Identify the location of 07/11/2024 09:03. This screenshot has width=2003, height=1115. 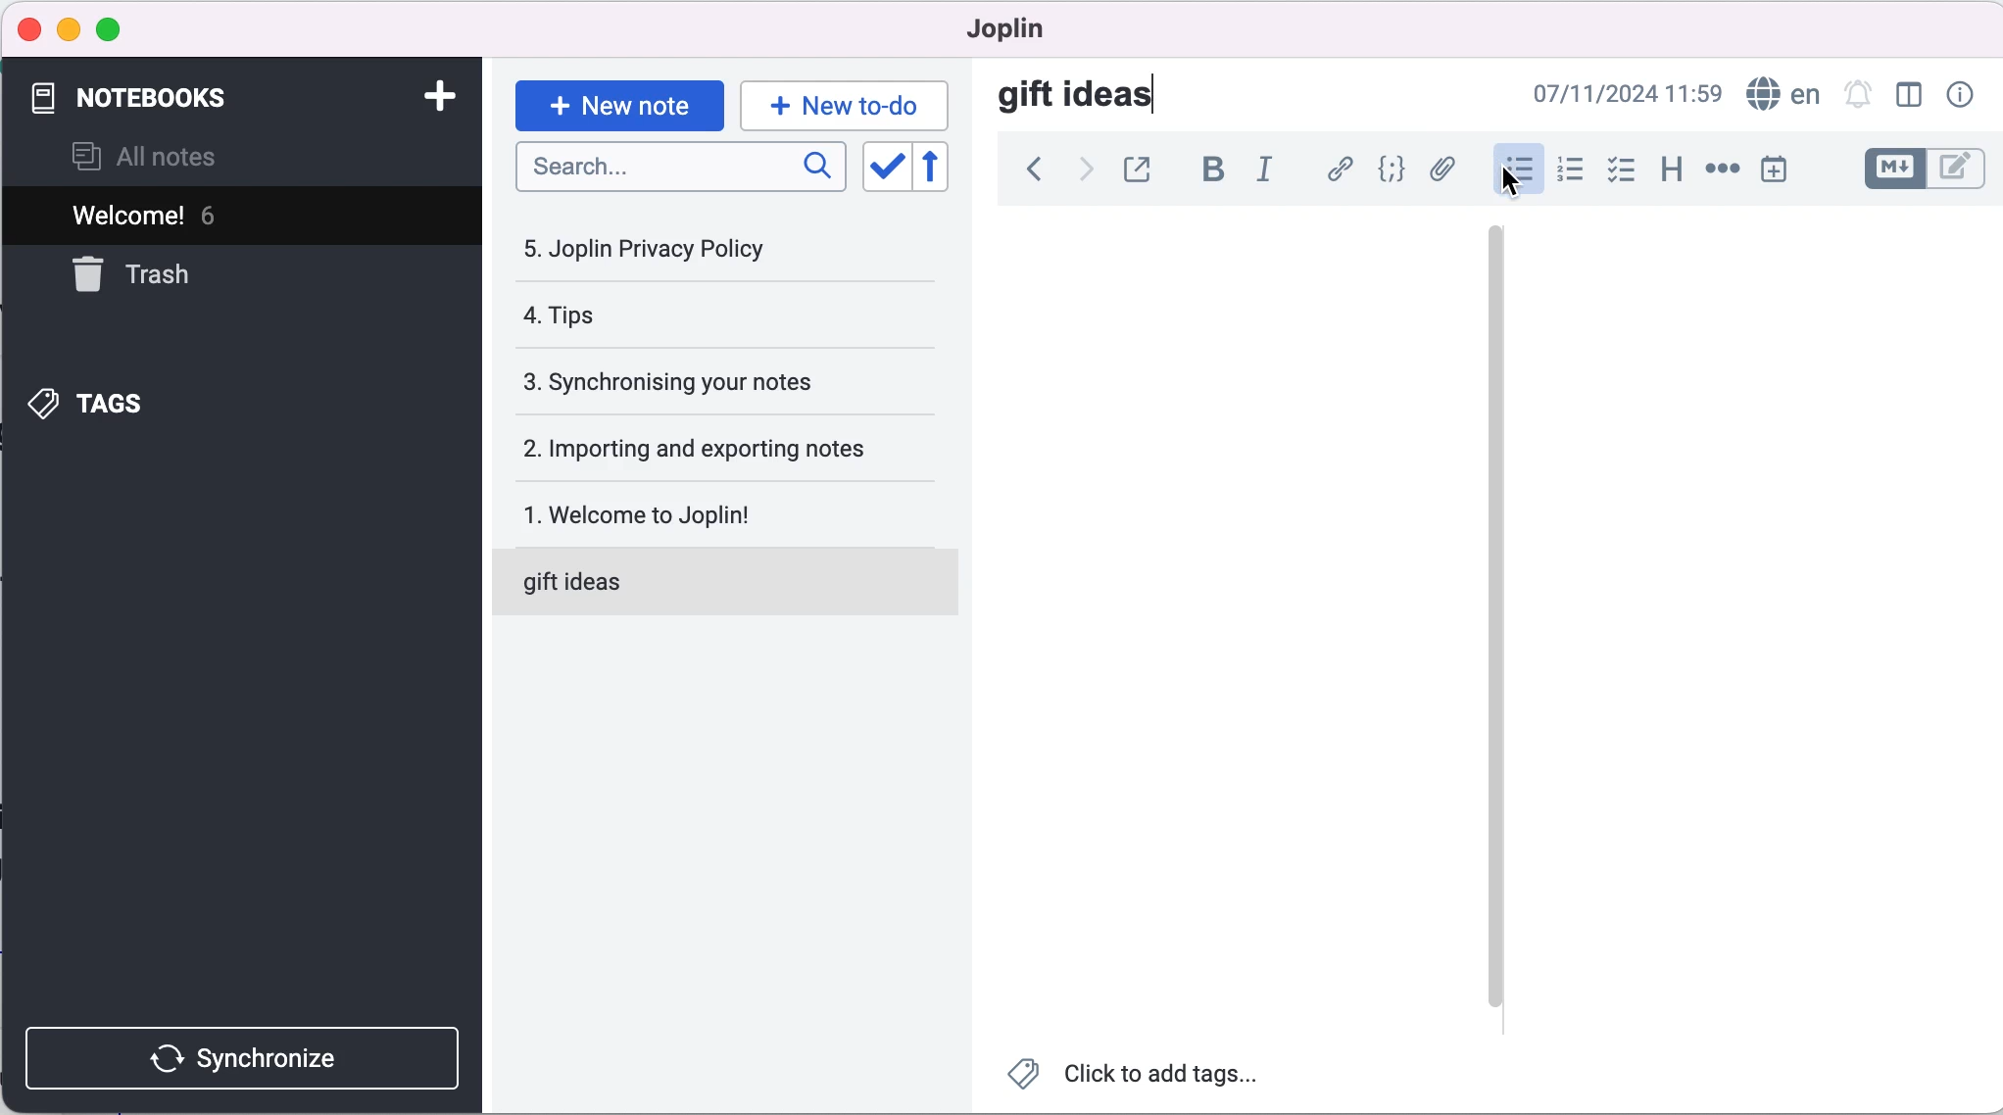
(1607, 95).